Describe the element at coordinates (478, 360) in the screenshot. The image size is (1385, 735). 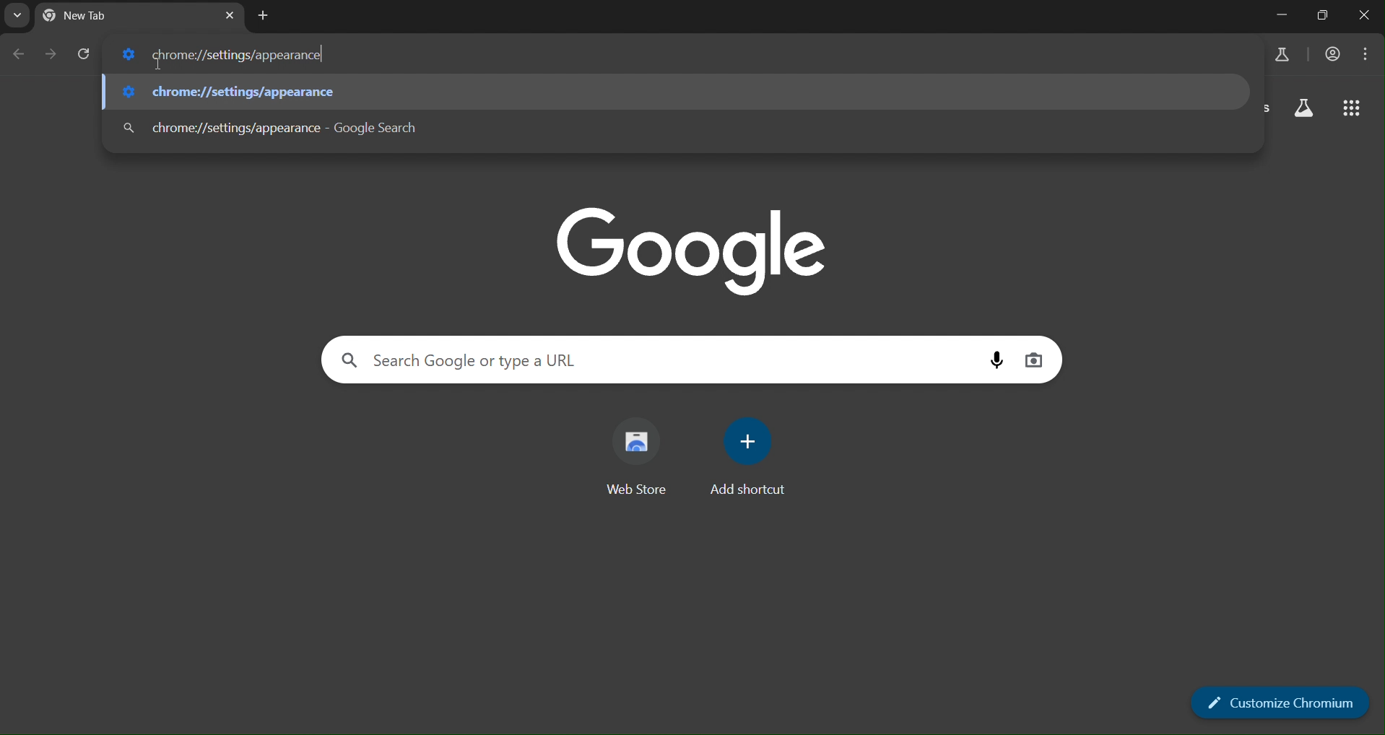
I see `search google or type a URL` at that location.